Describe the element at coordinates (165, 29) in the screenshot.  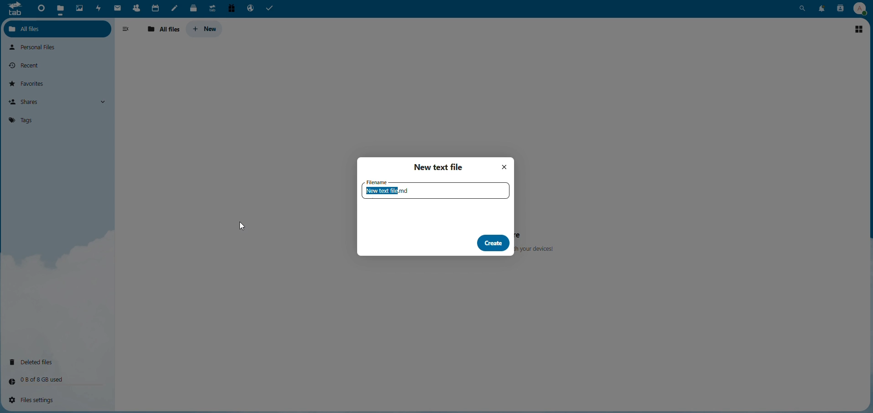
I see `All Files` at that location.